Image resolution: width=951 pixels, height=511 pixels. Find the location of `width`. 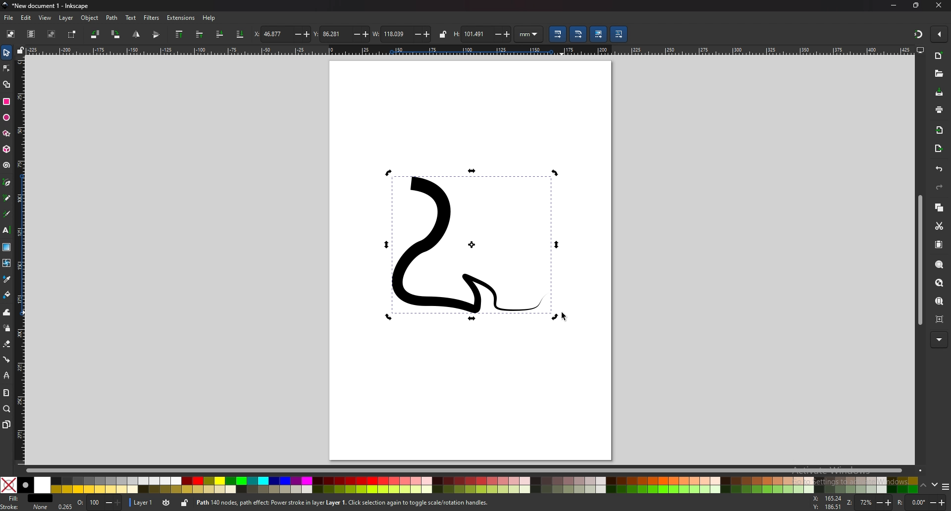

width is located at coordinates (401, 34).